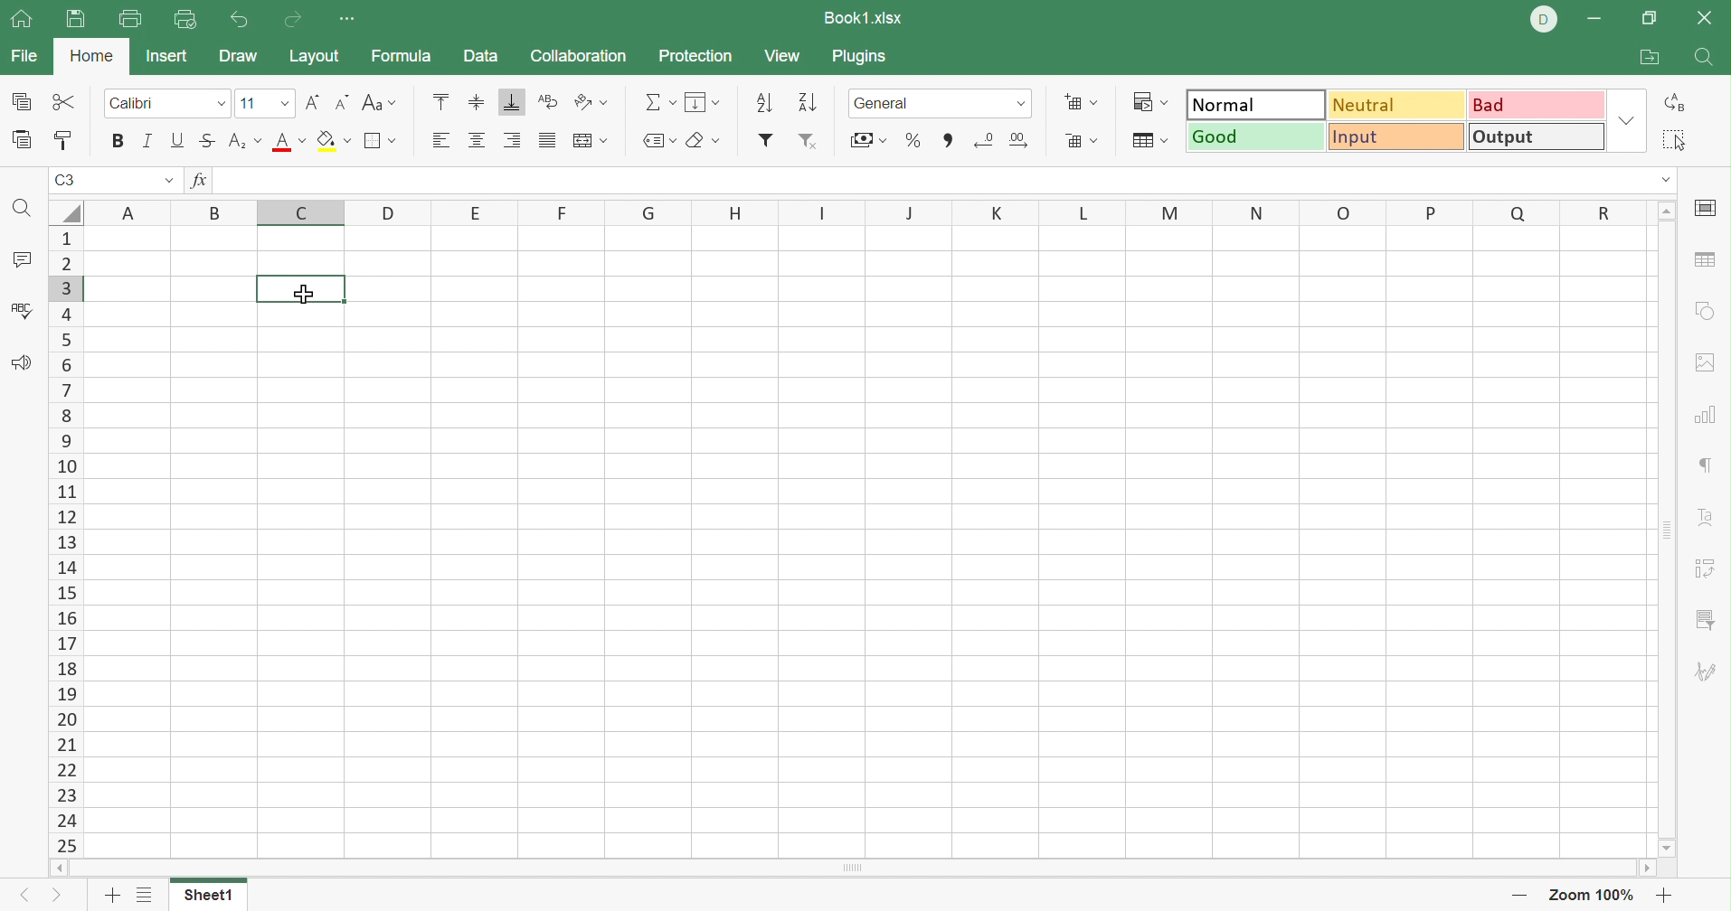 This screenshot has width=1731, height=911. Describe the element at coordinates (1519, 898) in the screenshot. I see `Zoom out` at that location.